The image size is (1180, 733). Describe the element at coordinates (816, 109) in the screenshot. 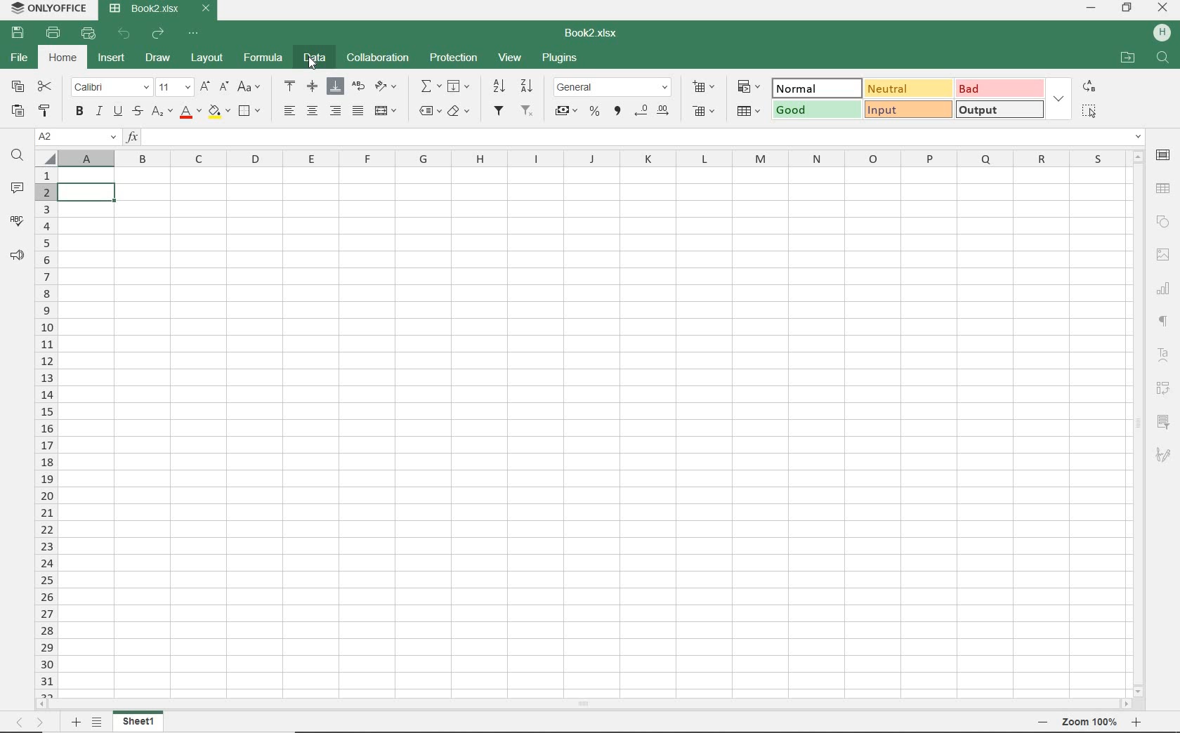

I see `GOOD` at that location.